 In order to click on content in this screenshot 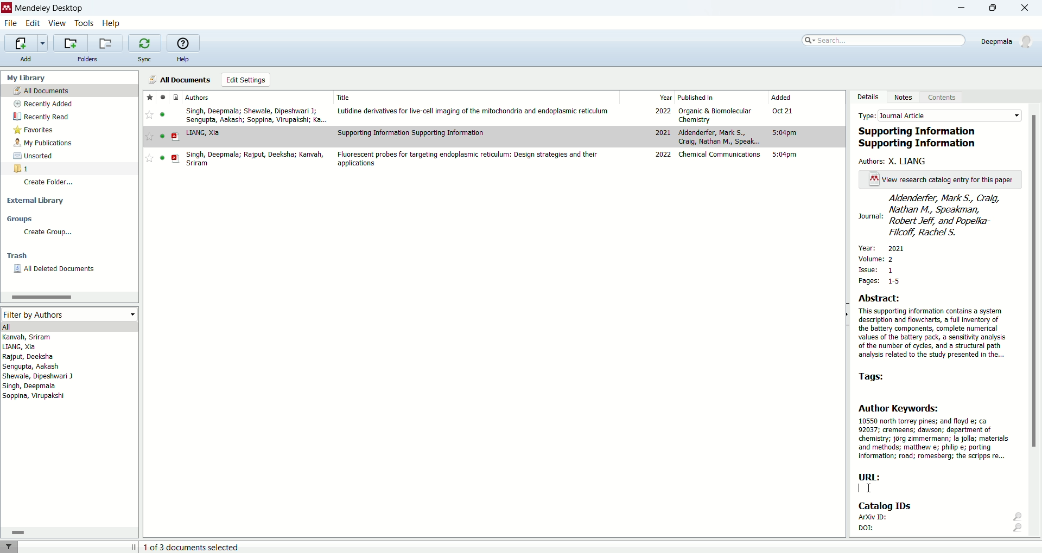, I will do `click(945, 99)`.